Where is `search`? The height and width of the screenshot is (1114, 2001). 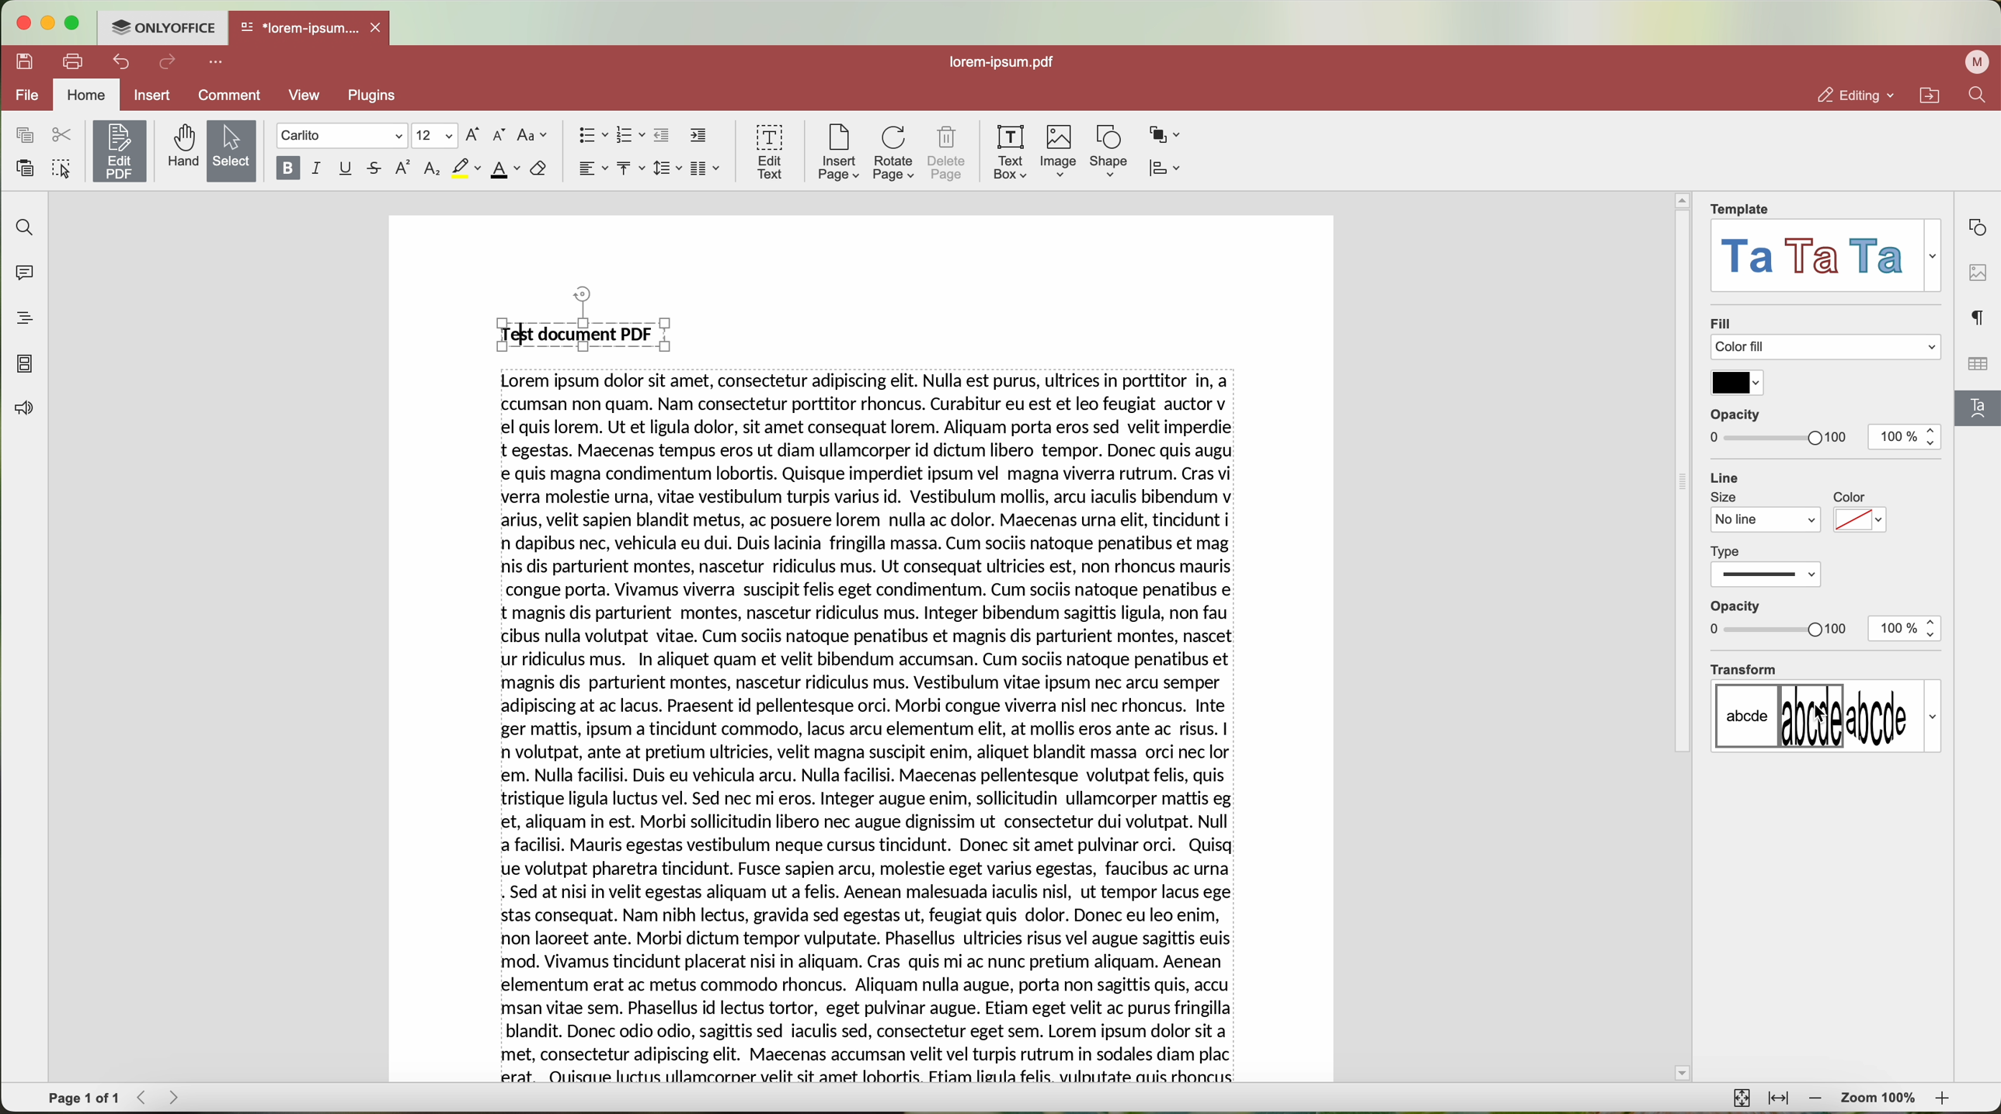
search is located at coordinates (23, 227).